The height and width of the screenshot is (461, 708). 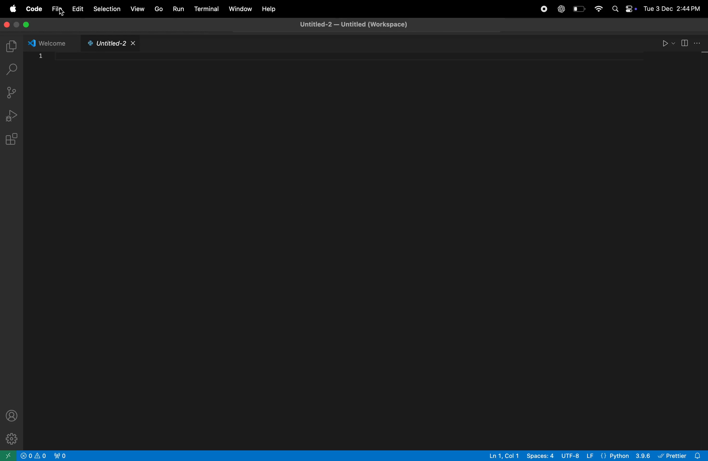 What do you see at coordinates (158, 8) in the screenshot?
I see `go` at bounding box center [158, 8].